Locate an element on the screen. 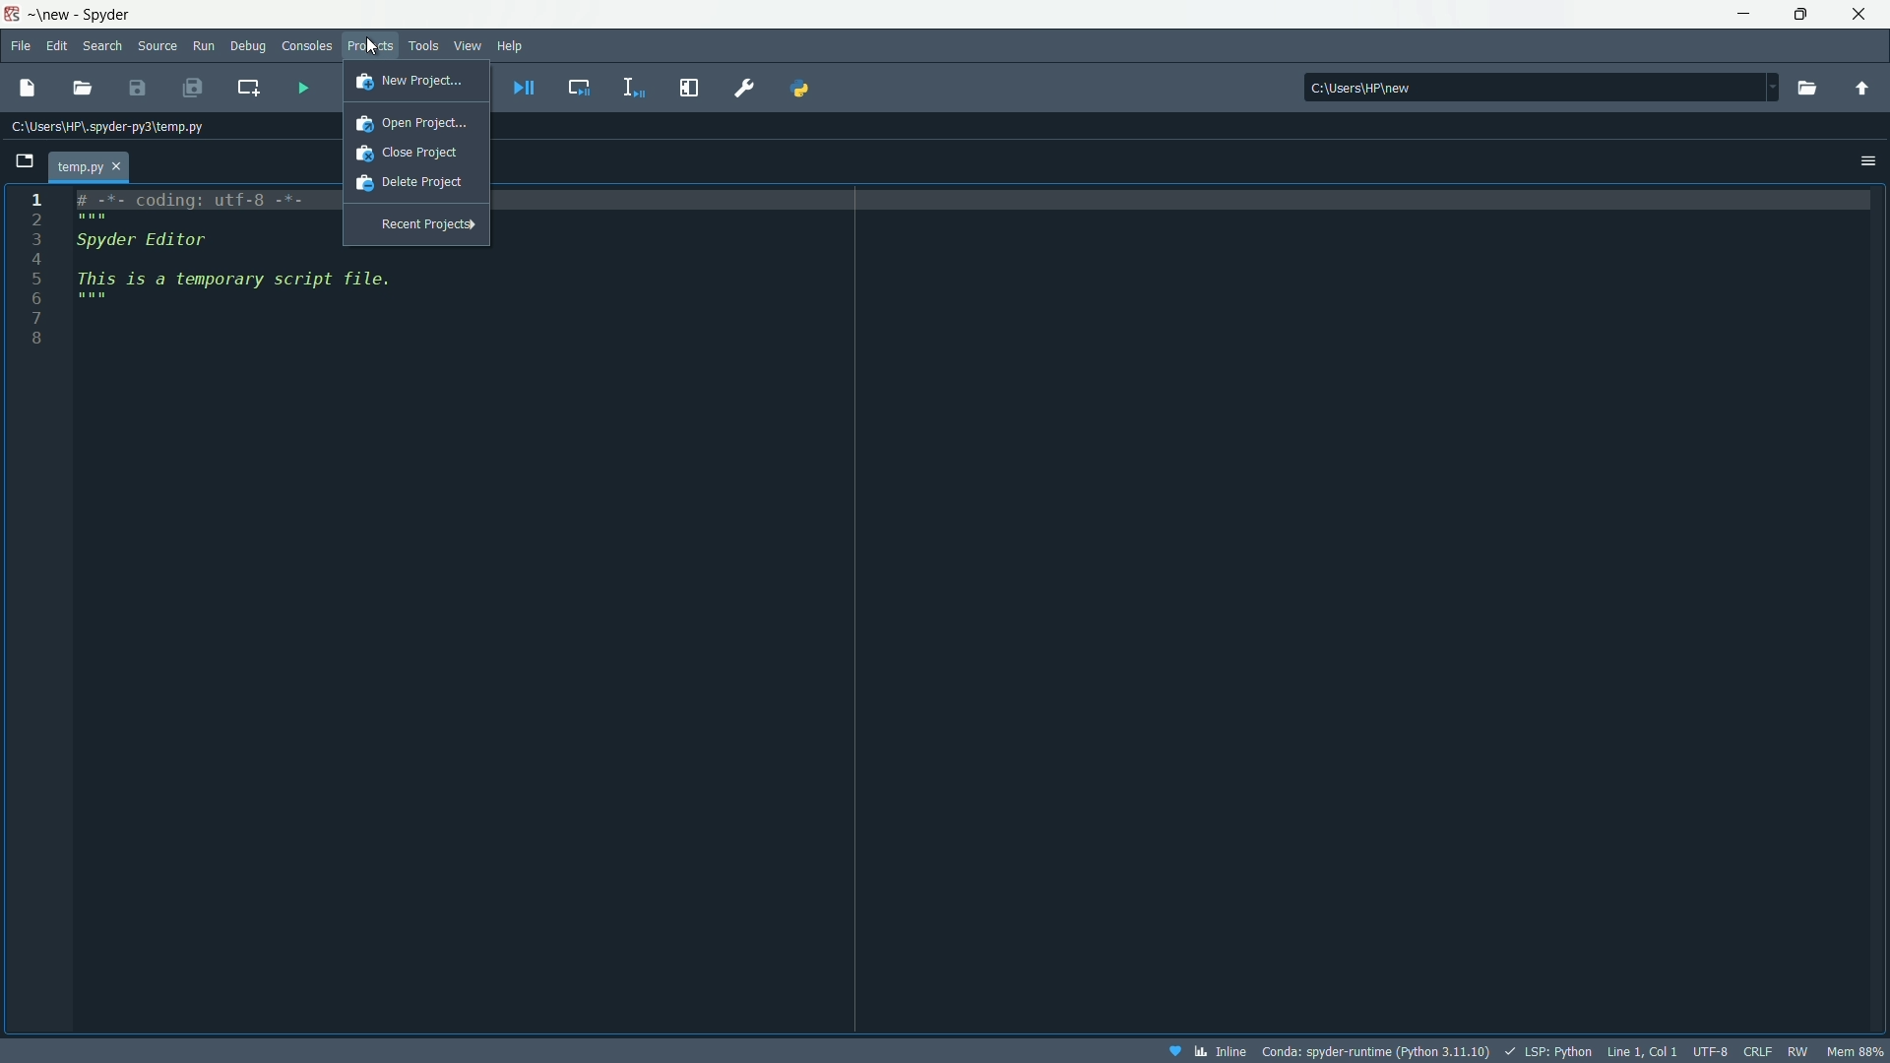 The image size is (1890, 1063). New File  is located at coordinates (26, 88).